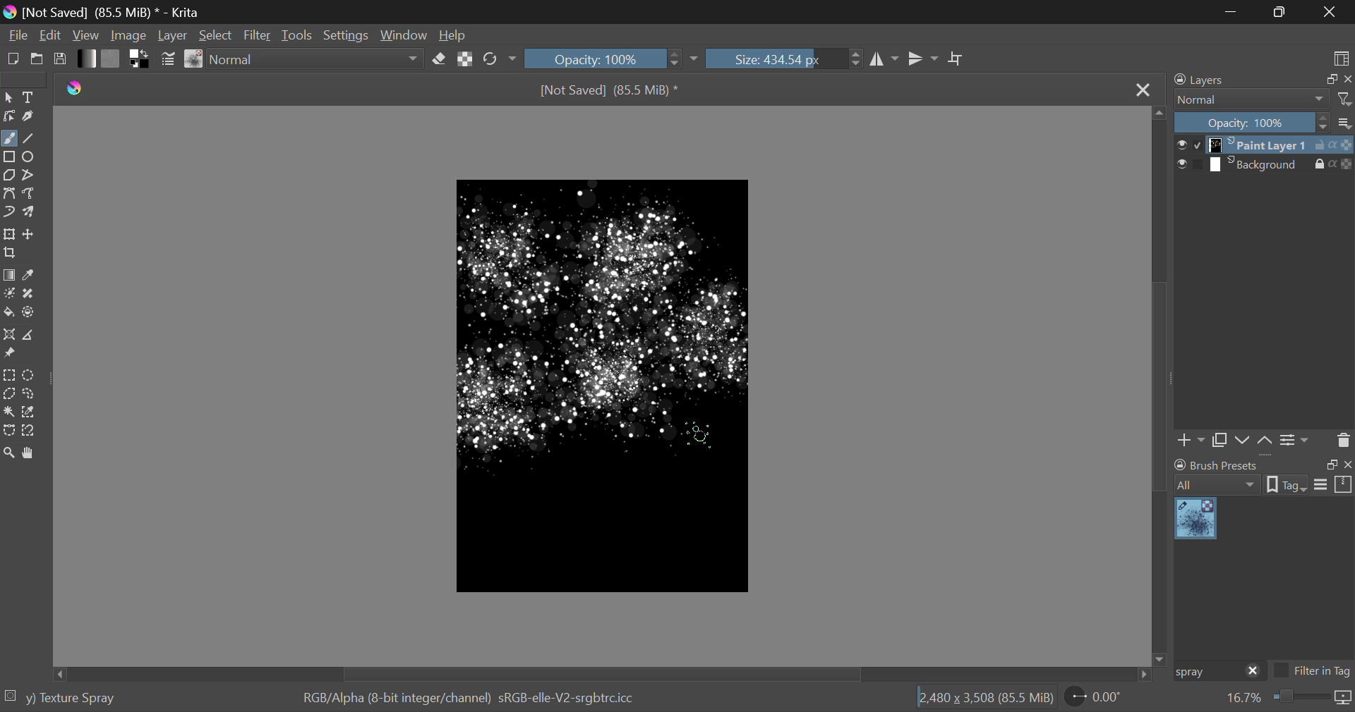  Describe the element at coordinates (30, 193) in the screenshot. I see `Freehand Path Tool` at that location.